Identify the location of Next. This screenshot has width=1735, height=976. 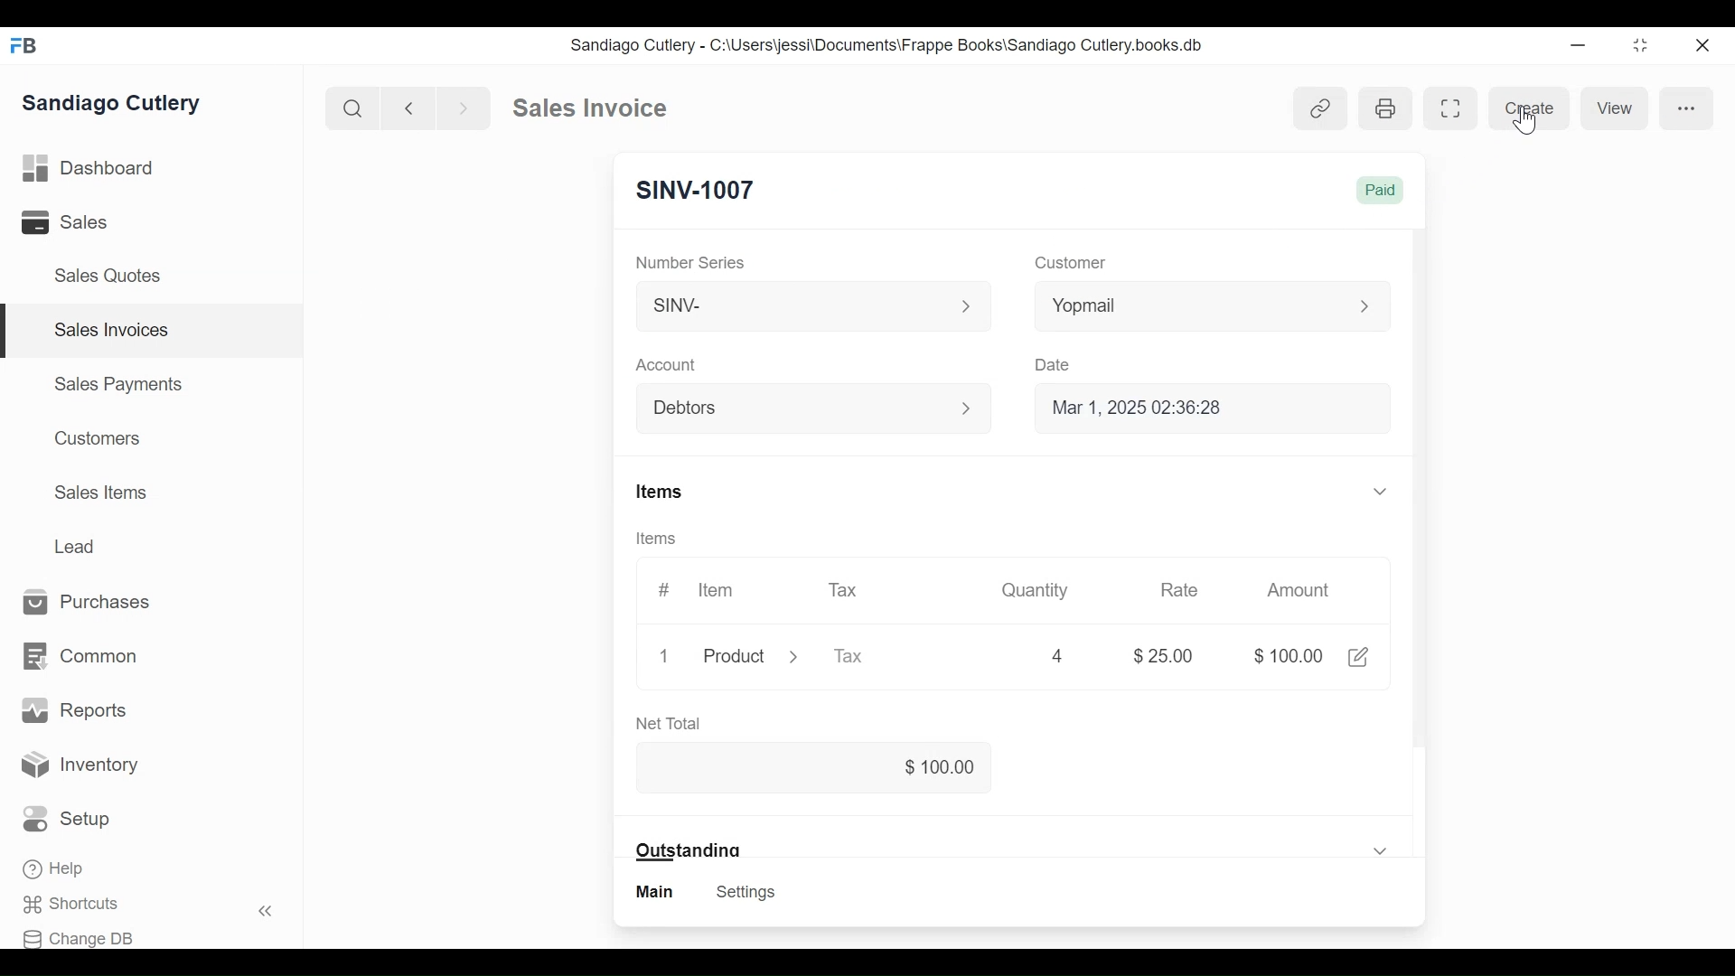
(465, 108).